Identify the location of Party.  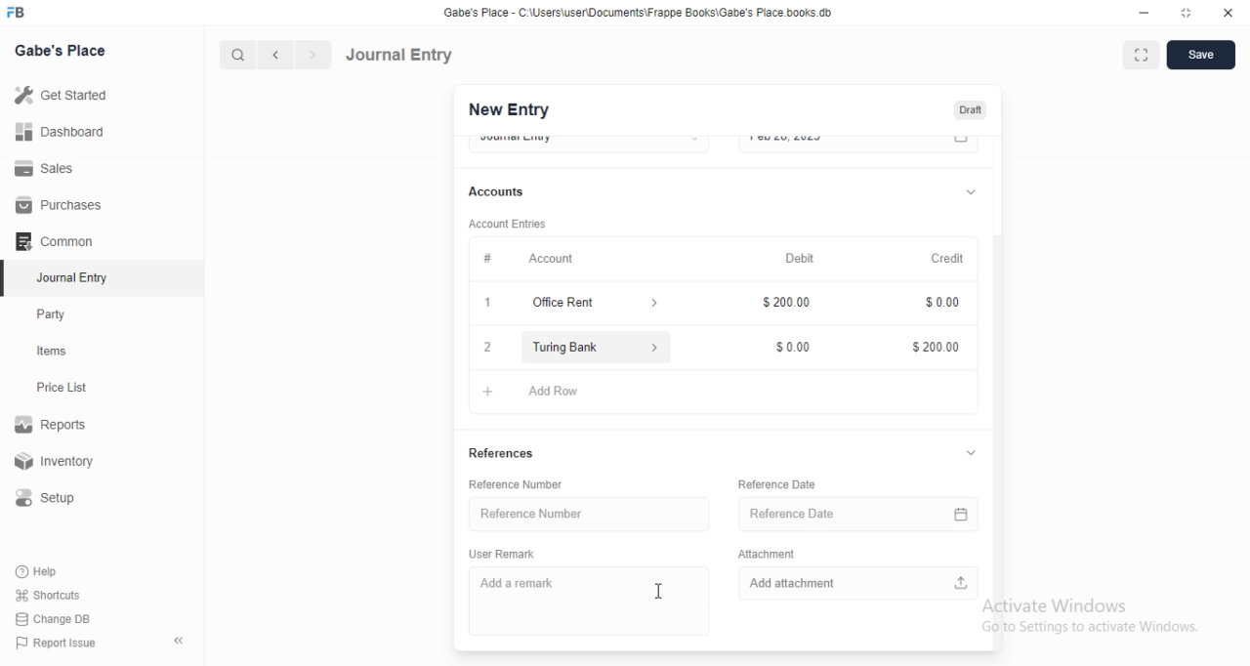
(56, 314).